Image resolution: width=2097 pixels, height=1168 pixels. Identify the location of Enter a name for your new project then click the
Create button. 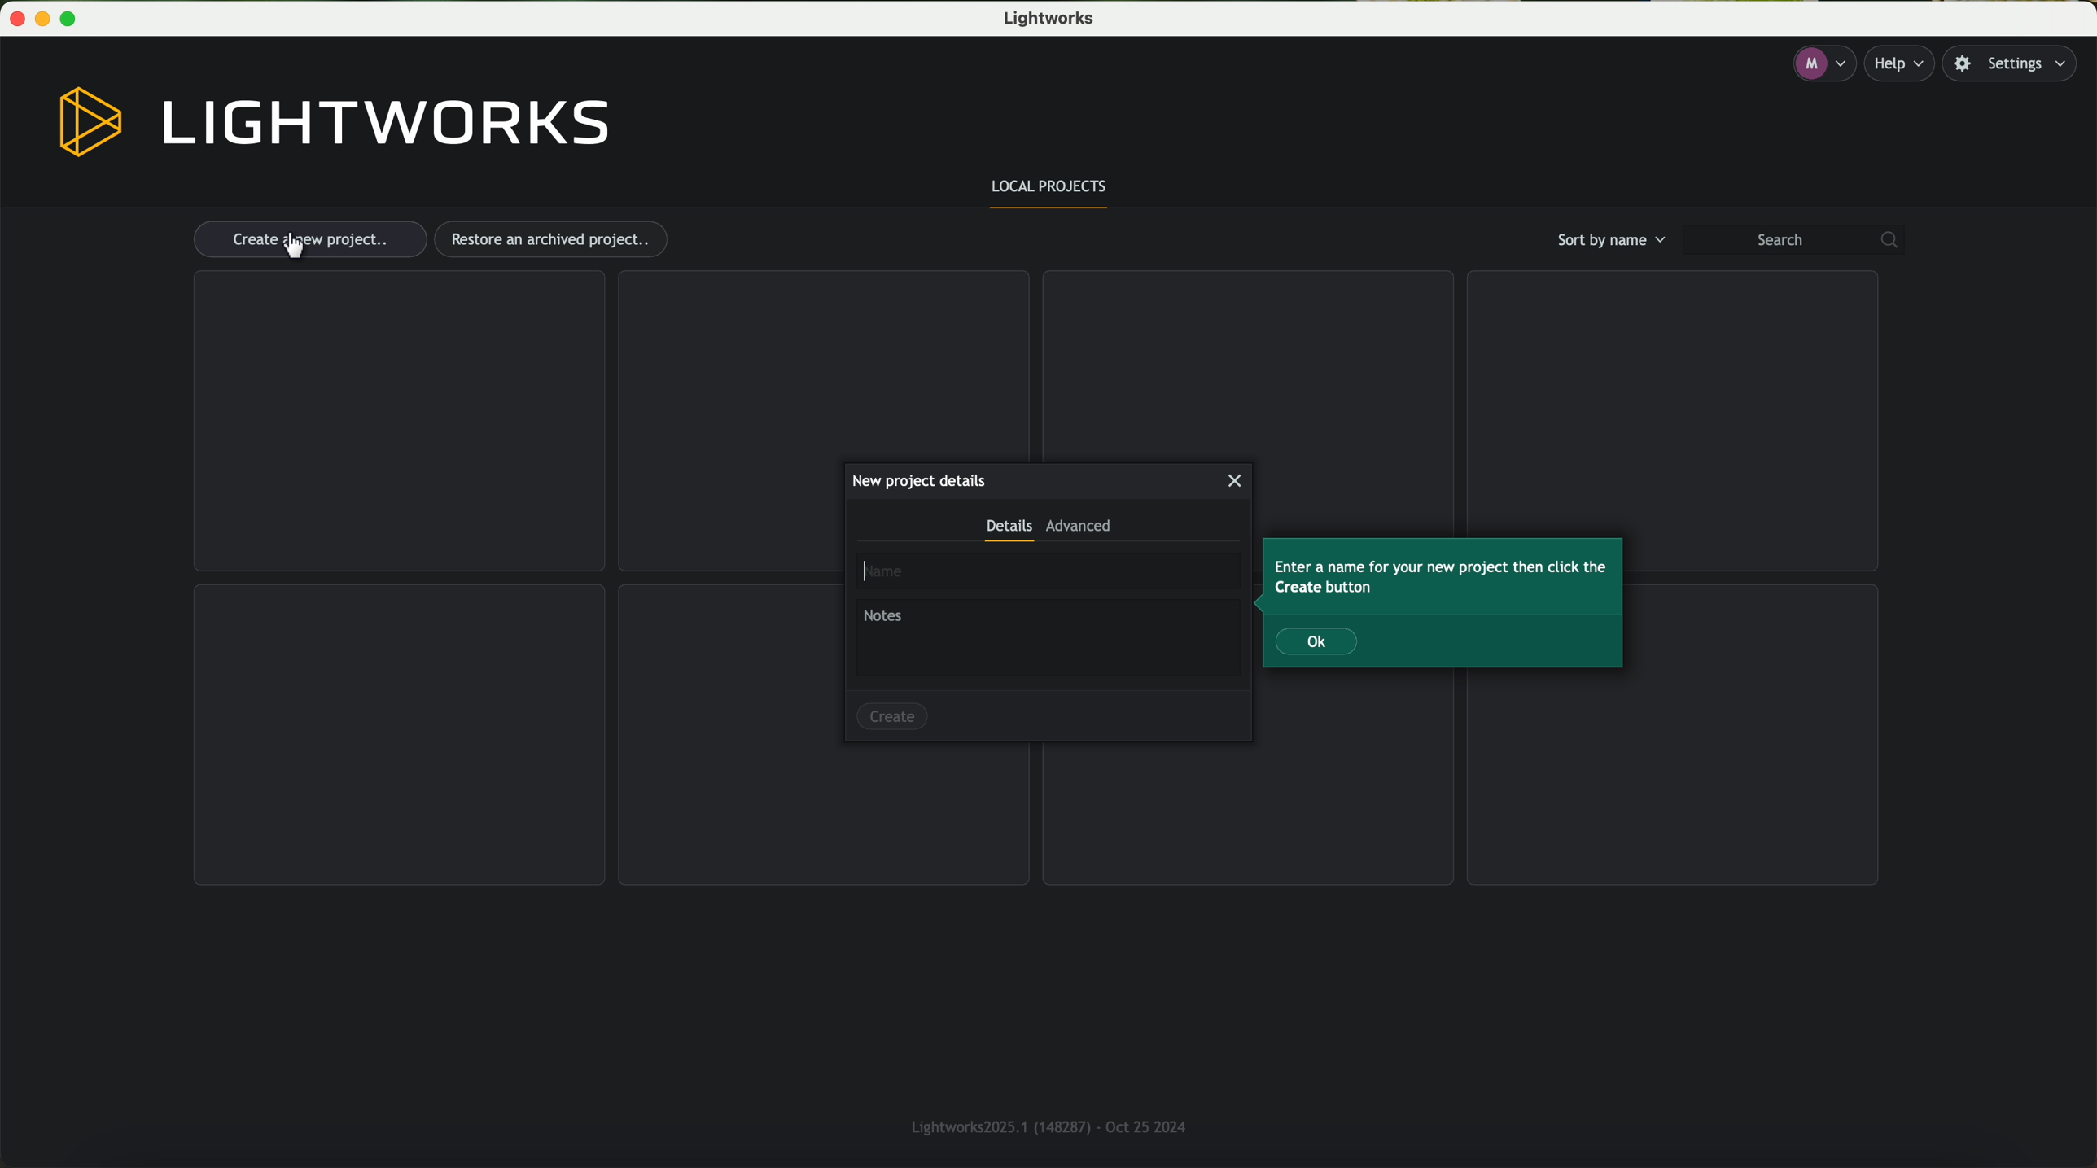
(1440, 577).